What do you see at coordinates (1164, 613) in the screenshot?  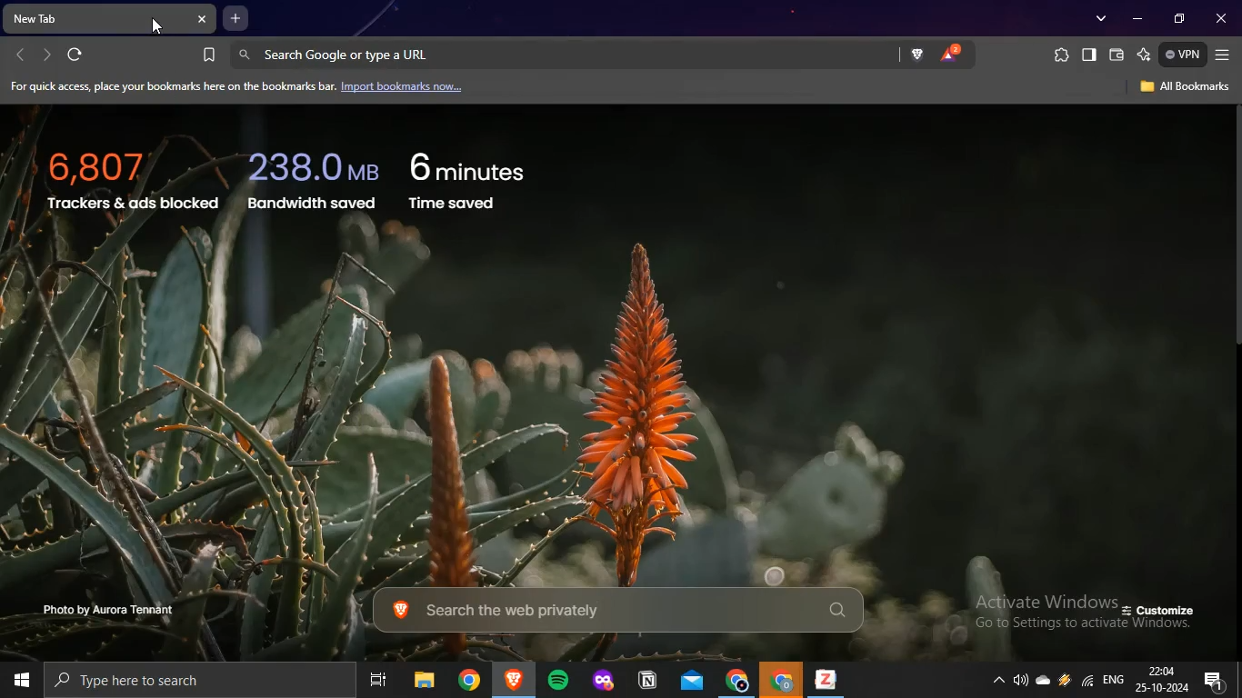 I see `customize` at bounding box center [1164, 613].